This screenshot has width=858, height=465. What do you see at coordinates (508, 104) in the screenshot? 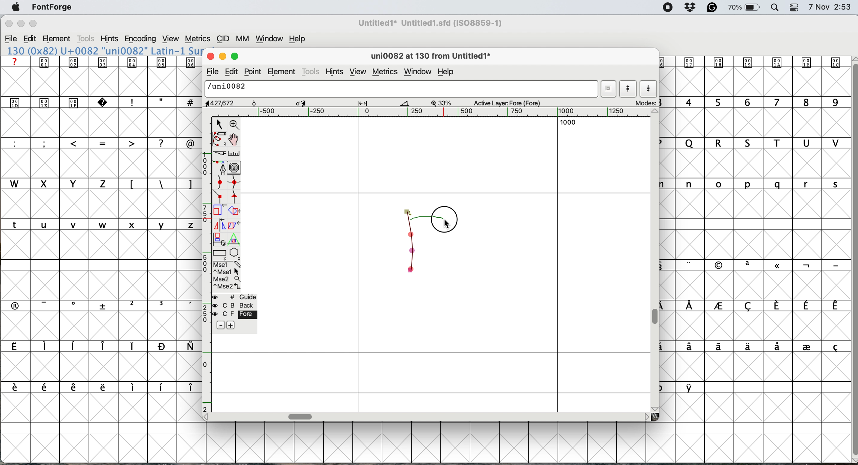
I see `active layers` at bounding box center [508, 104].